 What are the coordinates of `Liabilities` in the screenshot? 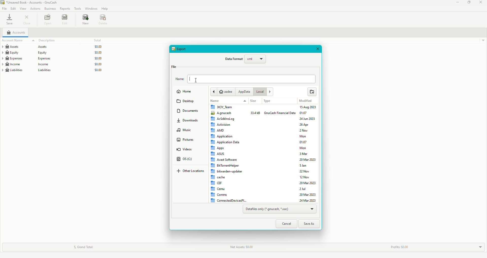 It's located at (53, 71).